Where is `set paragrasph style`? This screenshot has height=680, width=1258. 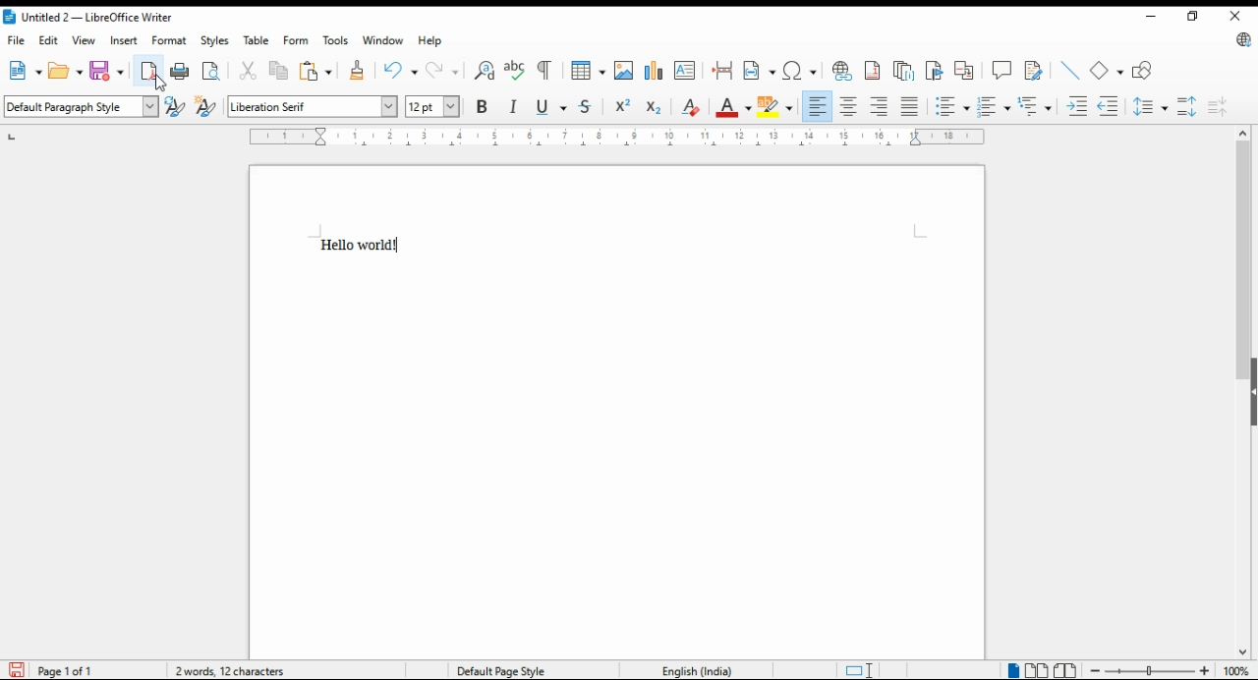 set paragrasph style is located at coordinates (83, 105).